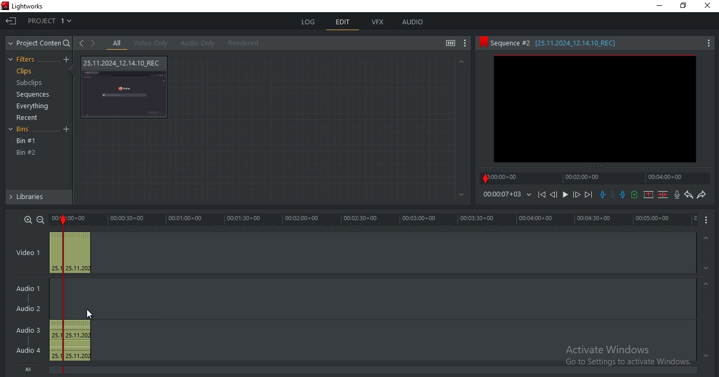 Image resolution: width=719 pixels, height=377 pixels. What do you see at coordinates (26, 153) in the screenshot?
I see `bin #2` at bounding box center [26, 153].